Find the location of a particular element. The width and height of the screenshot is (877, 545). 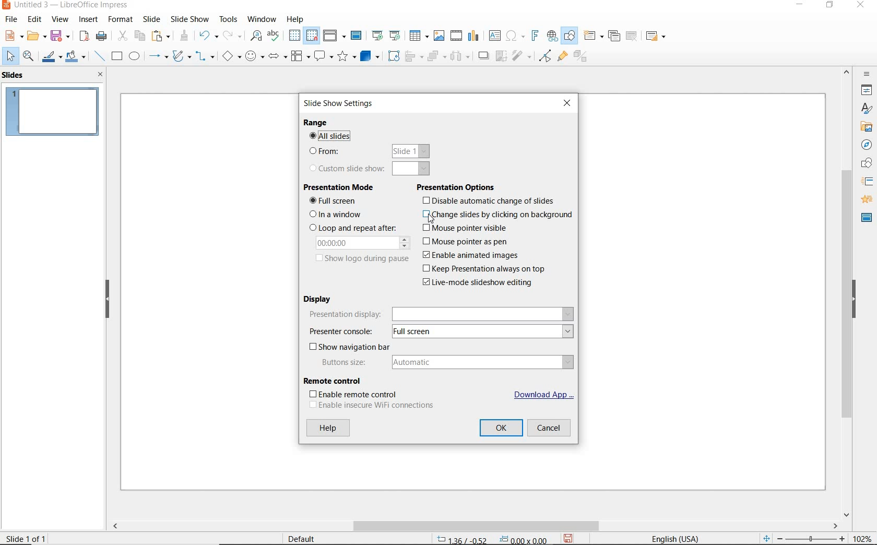

UNDO is located at coordinates (207, 36).